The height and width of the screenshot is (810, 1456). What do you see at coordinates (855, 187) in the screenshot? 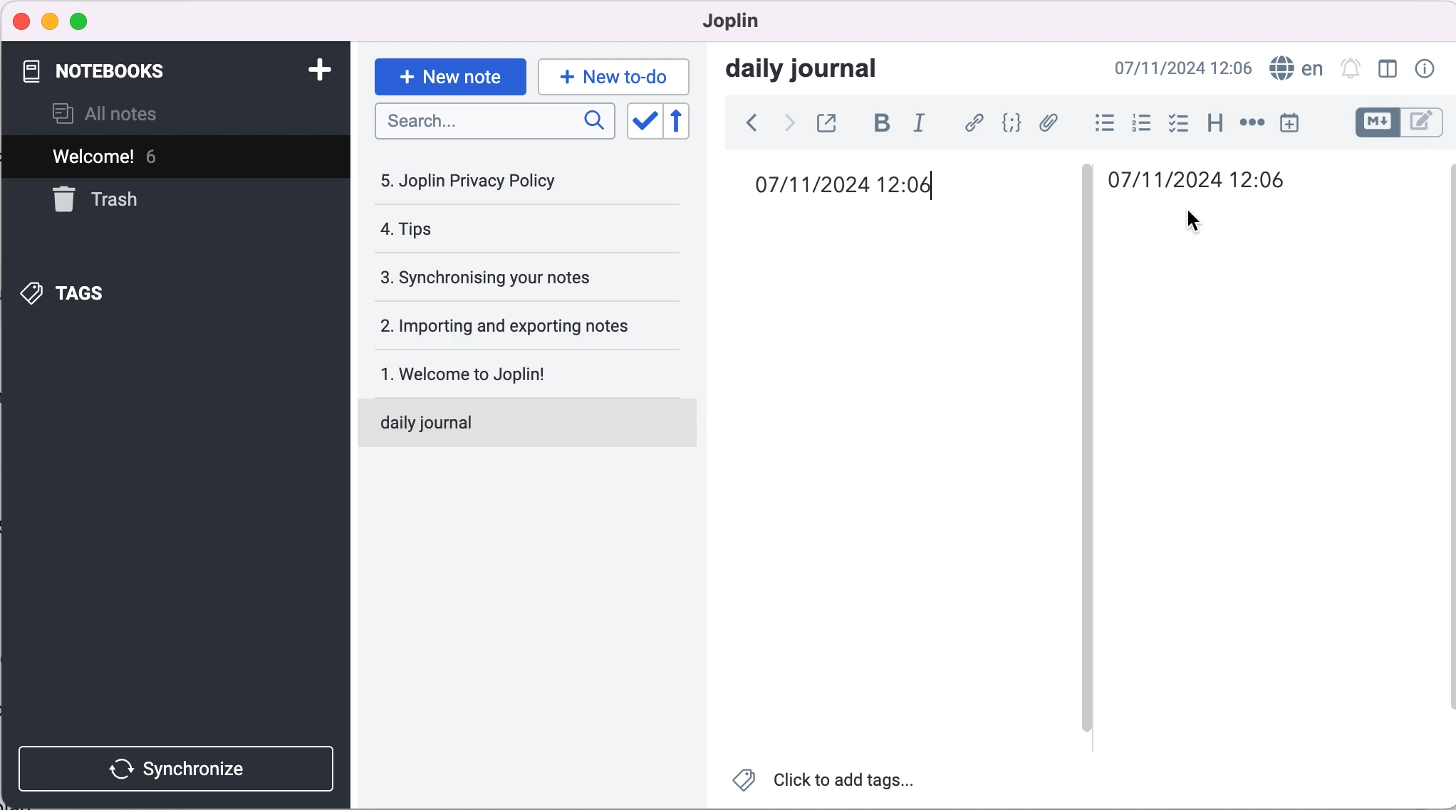
I see `time and date` at bounding box center [855, 187].